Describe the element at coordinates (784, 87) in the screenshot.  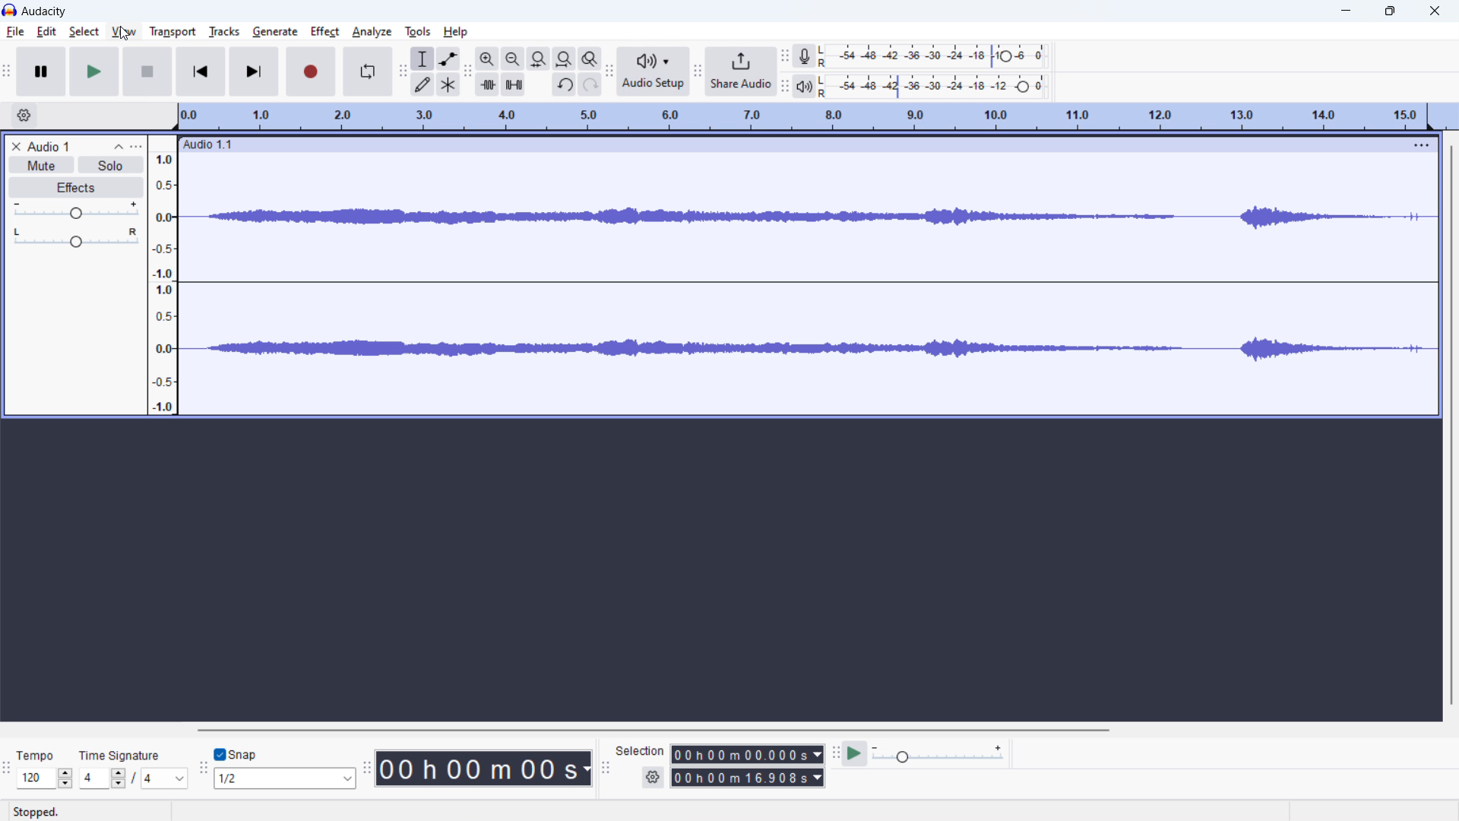
I see `playback meter toolbar` at that location.